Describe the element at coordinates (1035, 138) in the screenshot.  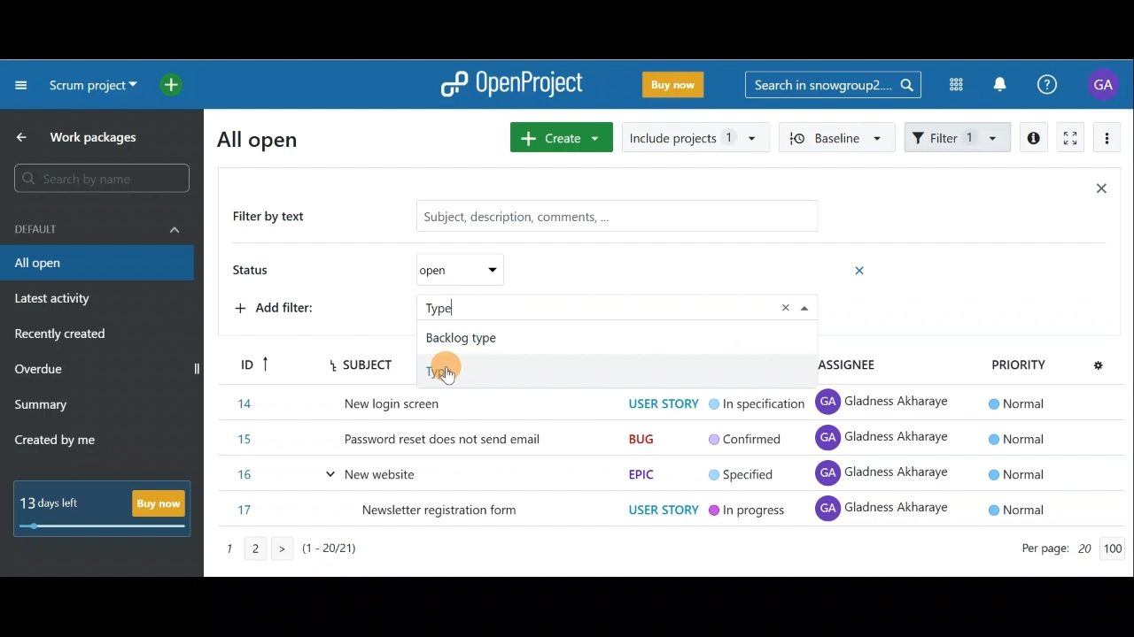
I see `Open details view` at that location.